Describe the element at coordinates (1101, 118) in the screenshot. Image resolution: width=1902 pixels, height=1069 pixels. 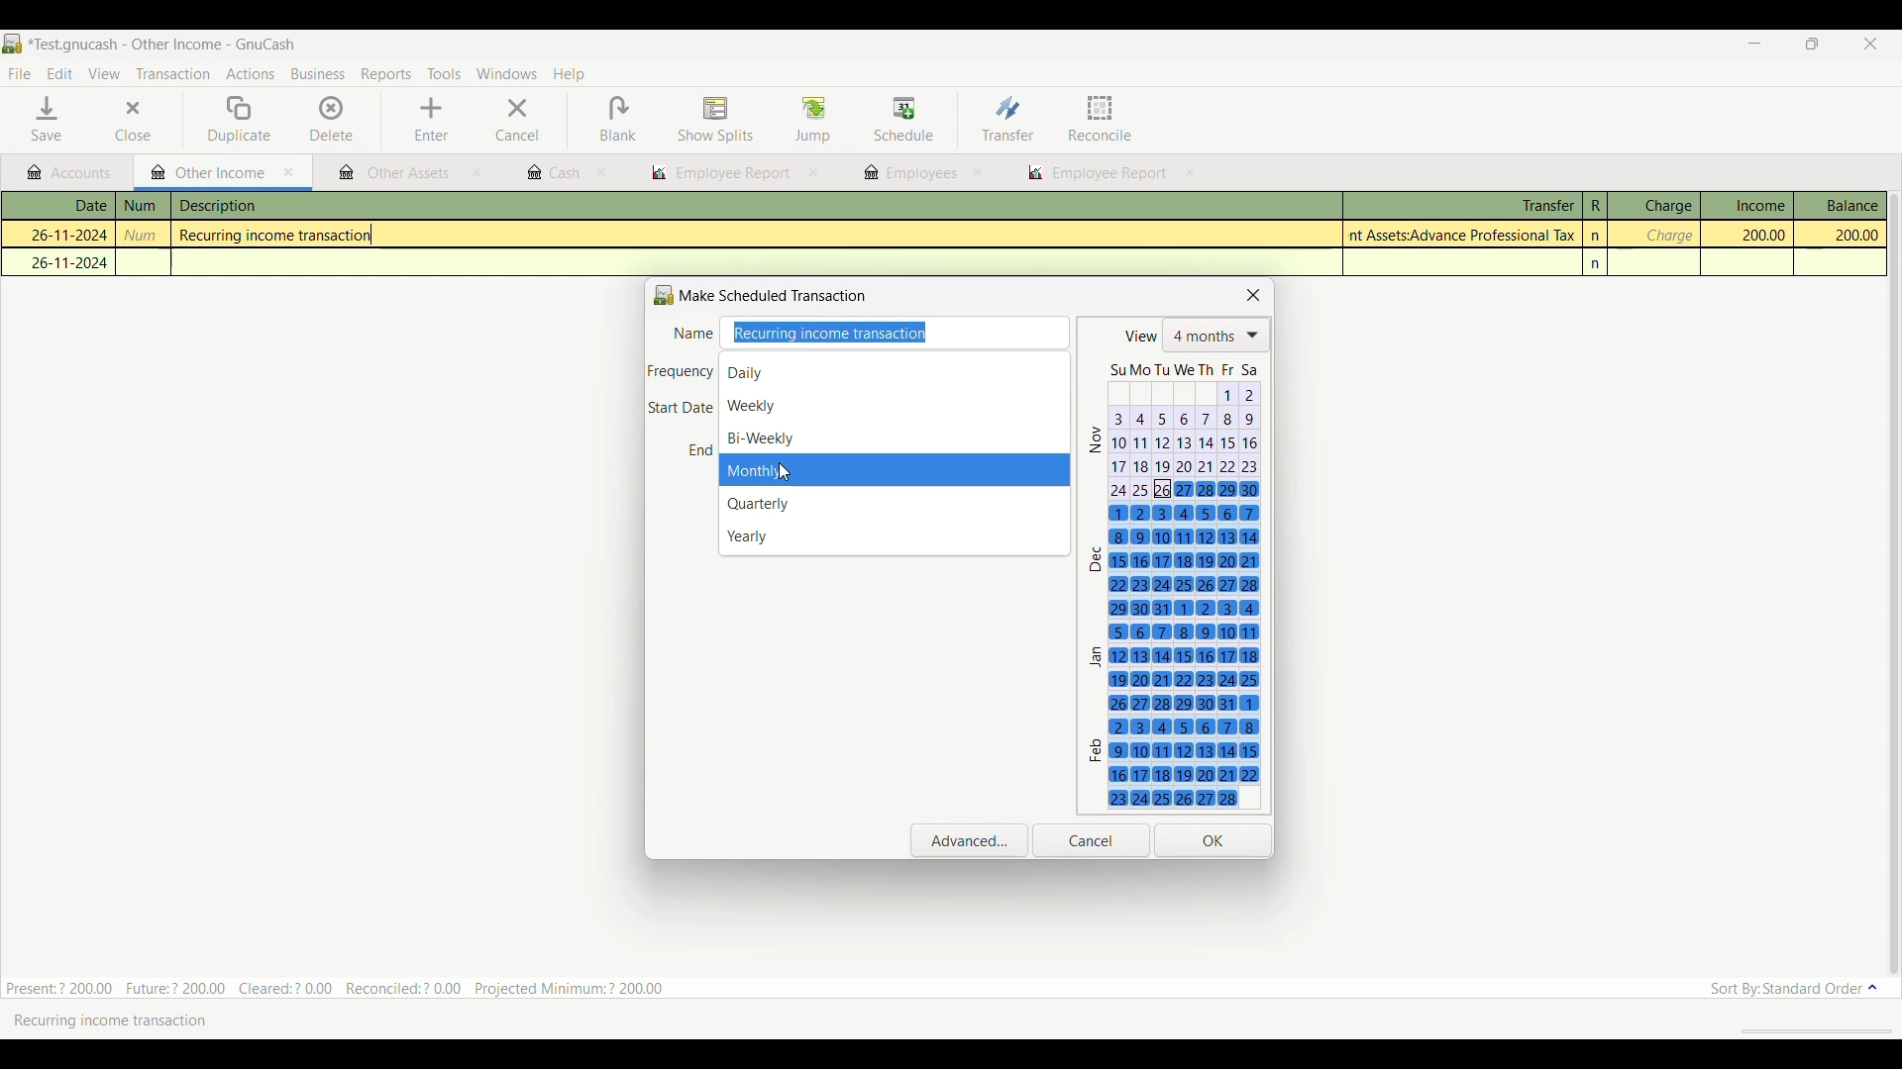
I see `Reconcile` at that location.